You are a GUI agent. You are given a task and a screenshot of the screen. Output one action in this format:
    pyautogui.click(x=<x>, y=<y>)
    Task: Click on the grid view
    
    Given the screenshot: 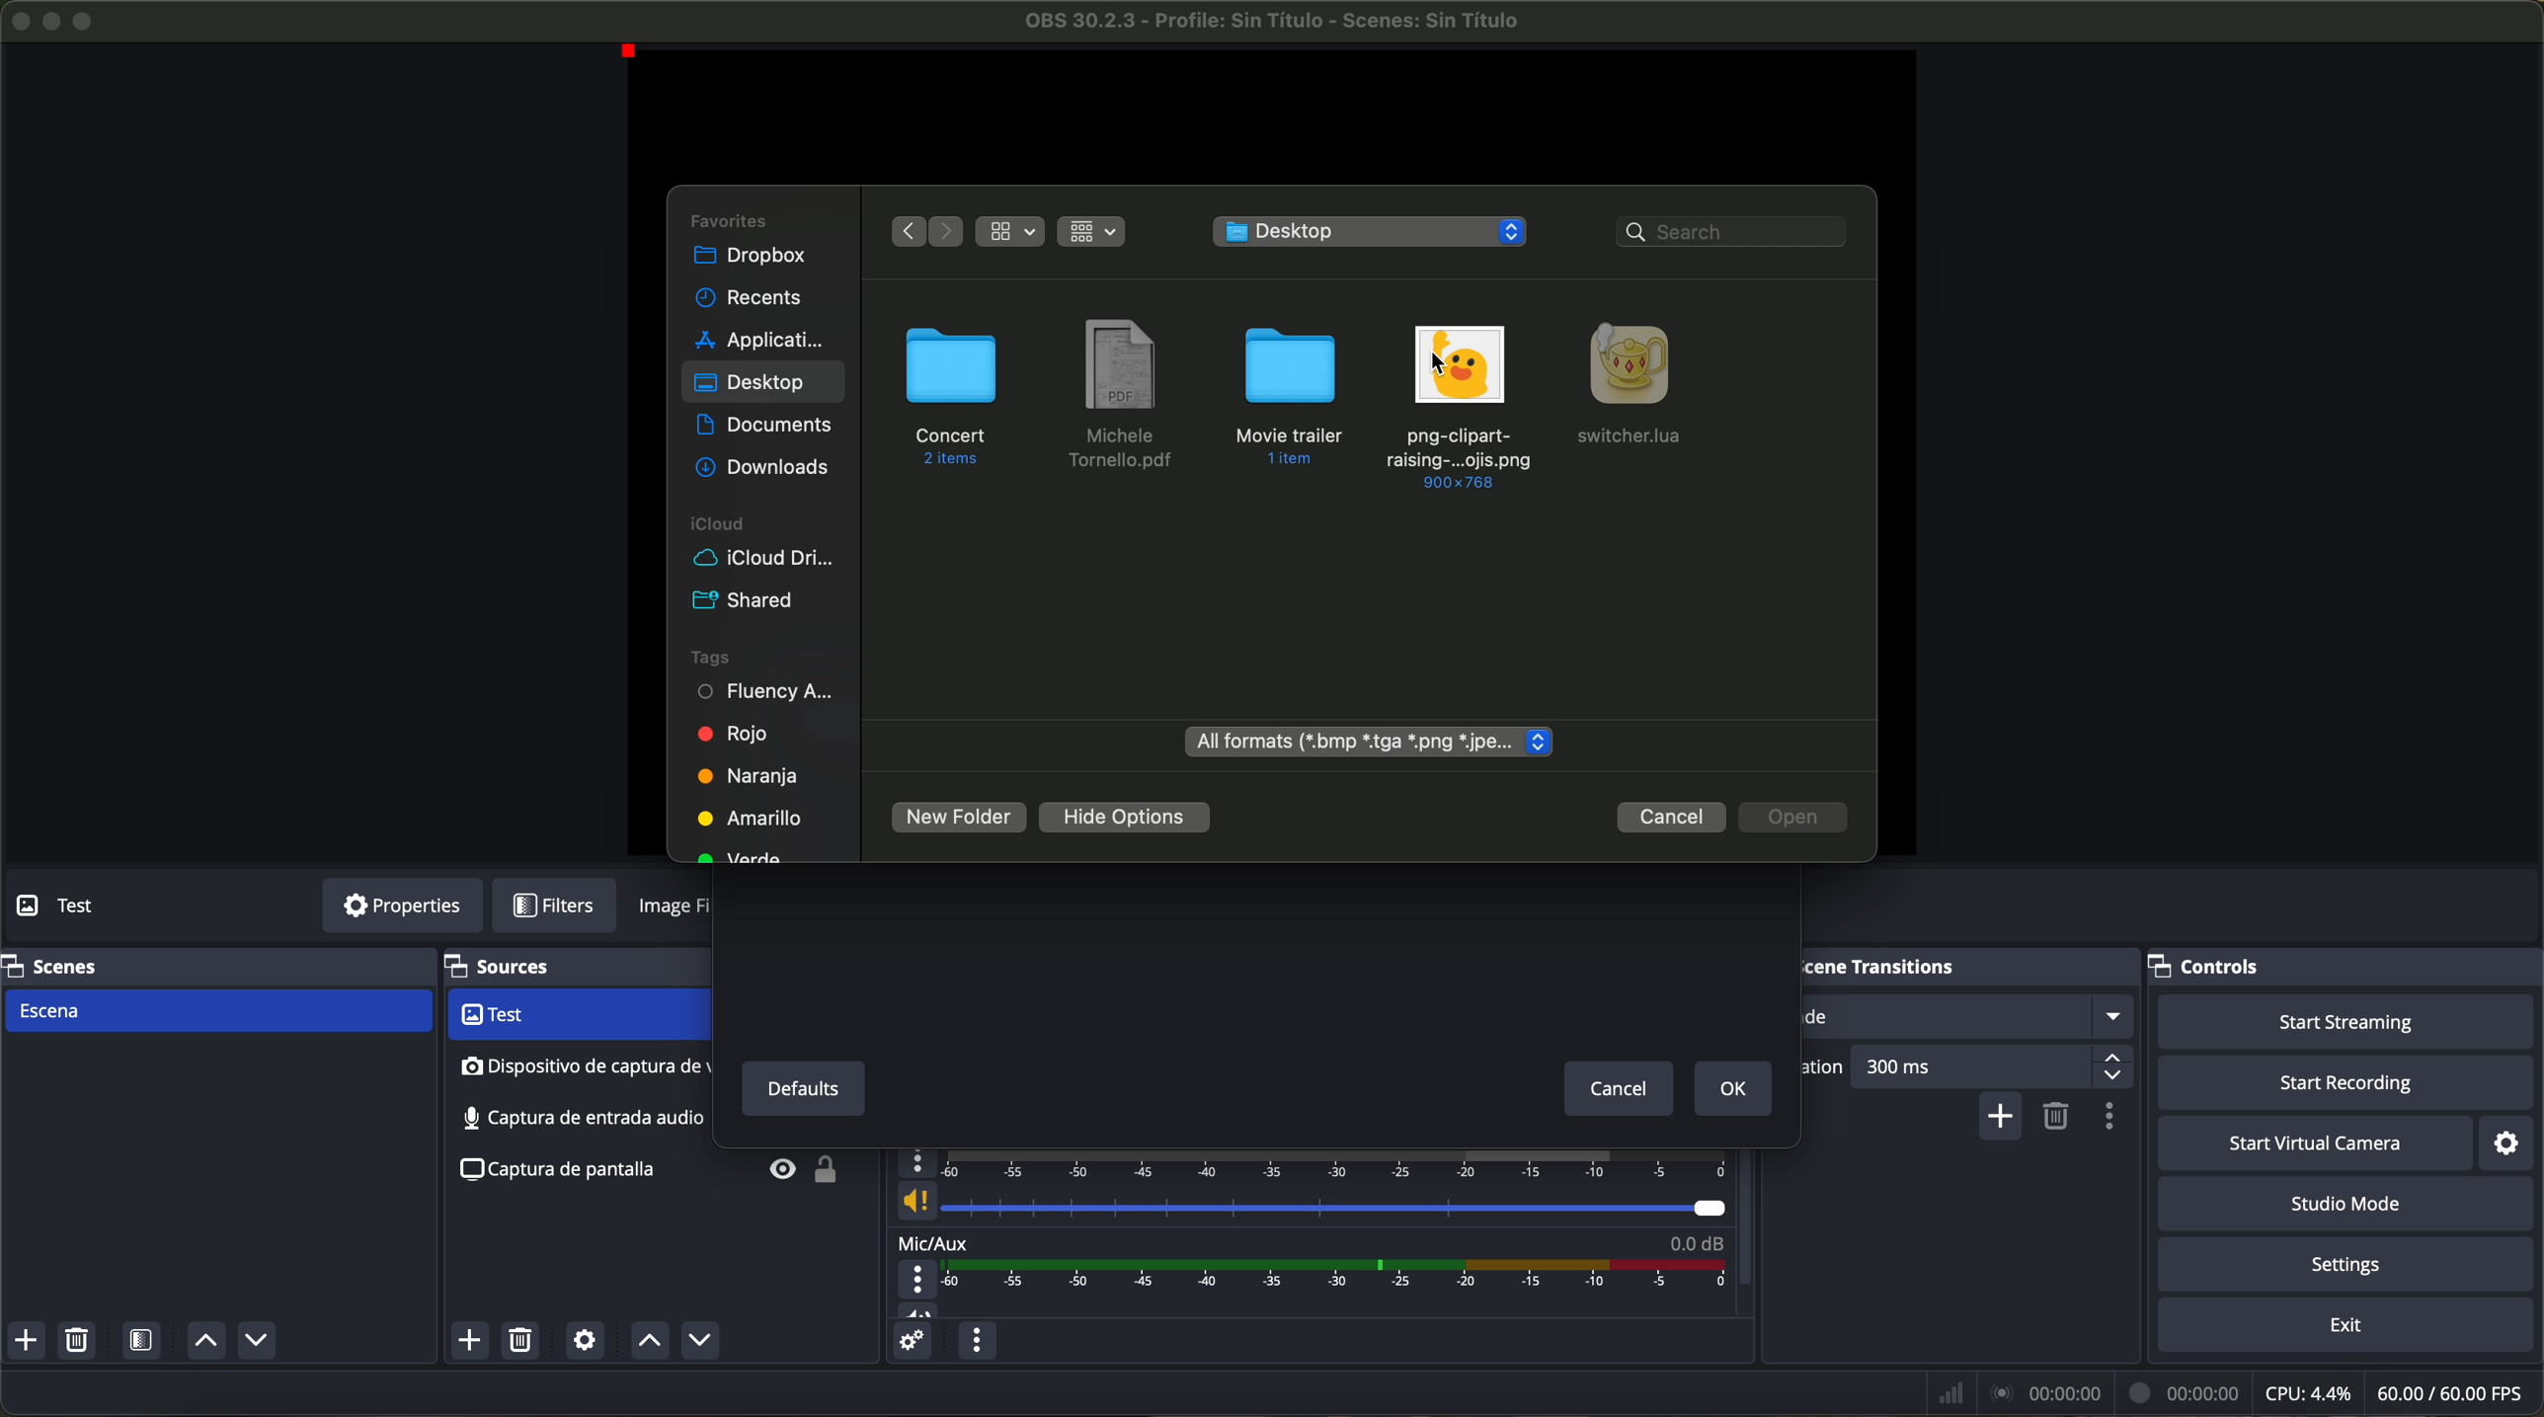 What is the action you would take?
    pyautogui.click(x=1010, y=232)
    